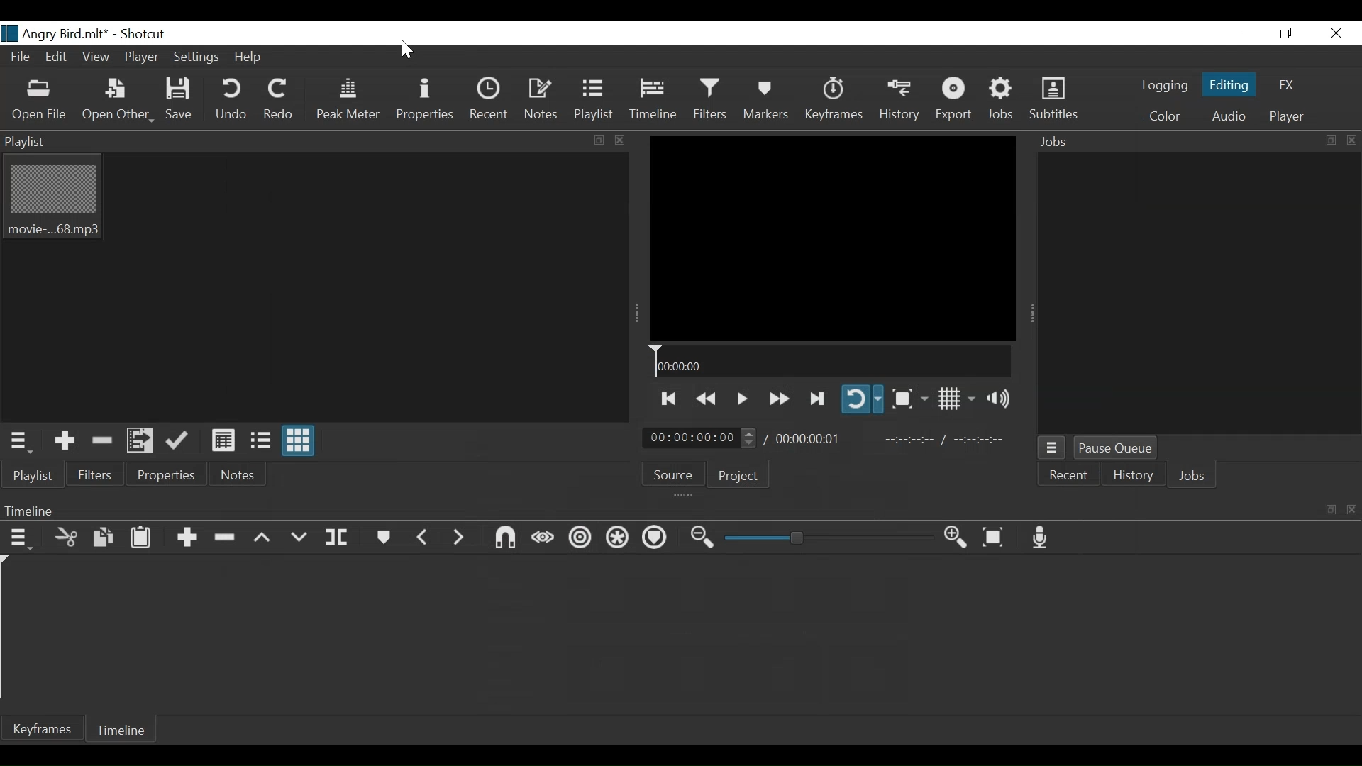 This screenshot has width=1362, height=766. Describe the element at coordinates (656, 537) in the screenshot. I see `Ripple markers` at that location.